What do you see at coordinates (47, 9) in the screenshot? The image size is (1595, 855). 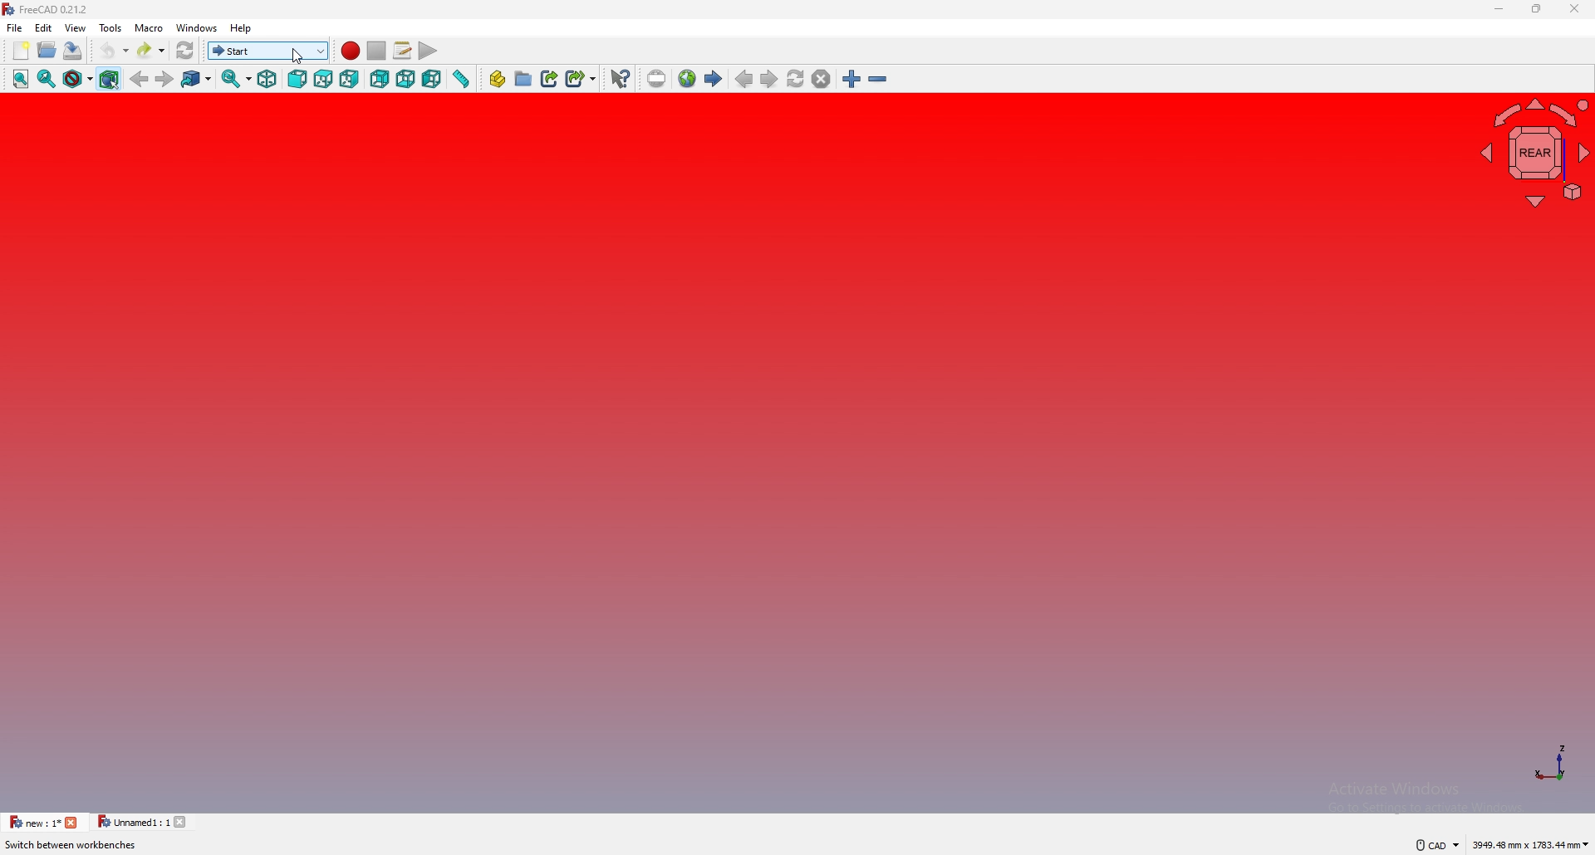 I see `FreeCAD 0.21.2` at bounding box center [47, 9].